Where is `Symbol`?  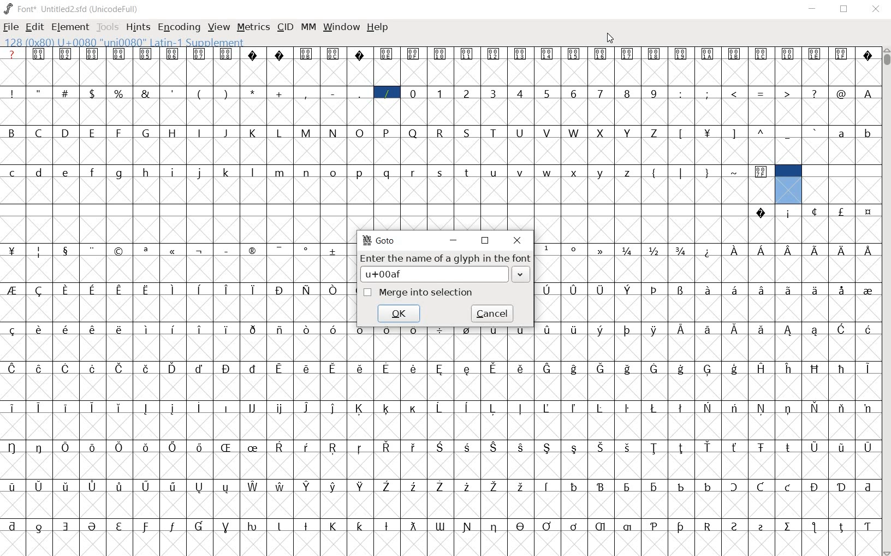 Symbol is located at coordinates (627, 408).